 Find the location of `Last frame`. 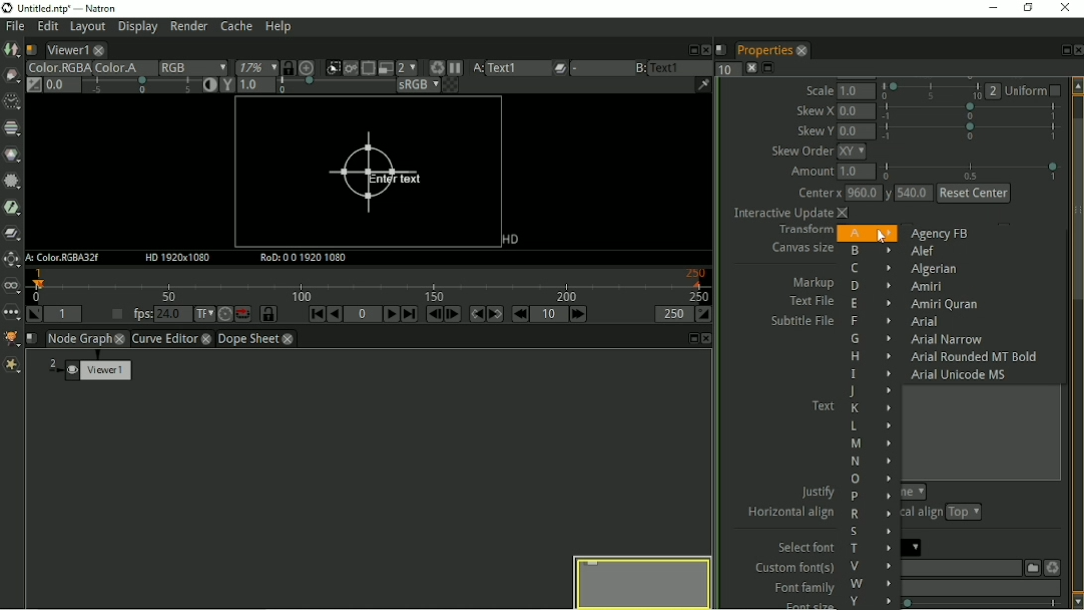

Last frame is located at coordinates (409, 314).